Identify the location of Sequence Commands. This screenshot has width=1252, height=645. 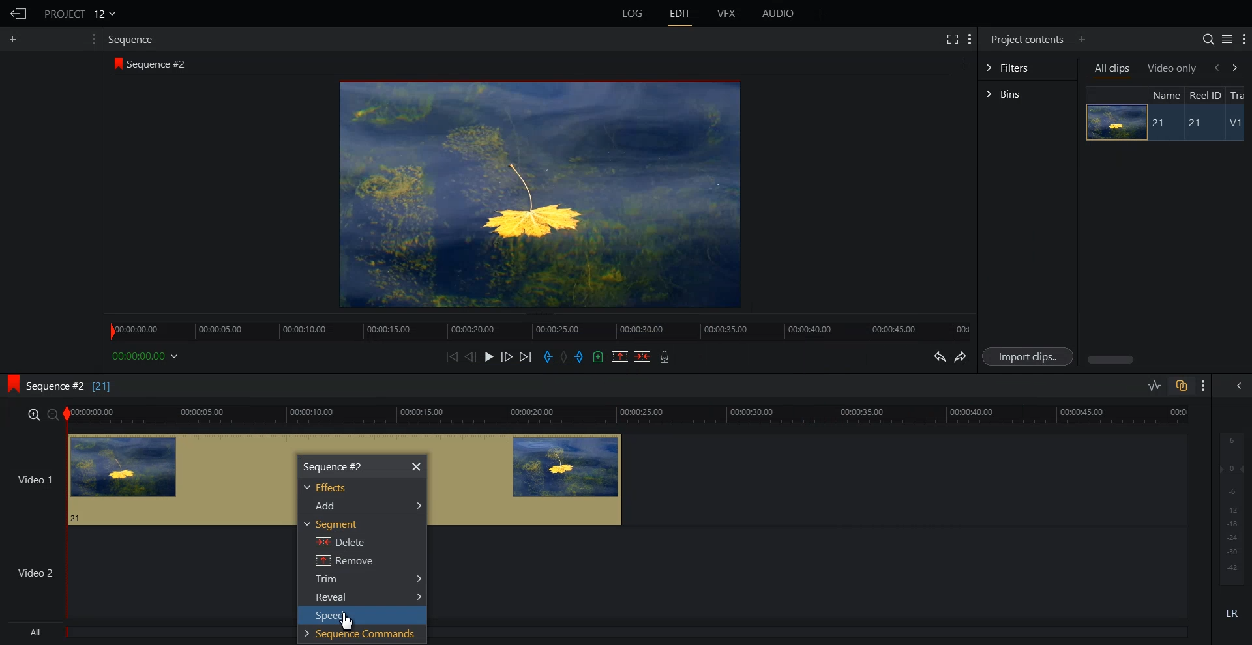
(359, 636).